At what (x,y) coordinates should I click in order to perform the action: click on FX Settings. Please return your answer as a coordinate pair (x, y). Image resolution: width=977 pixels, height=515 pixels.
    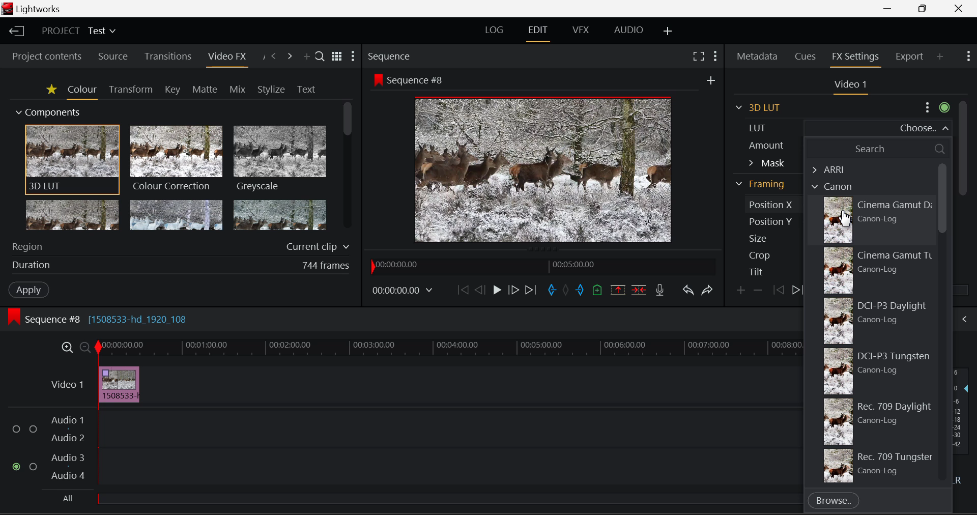
    Looking at the image, I should click on (854, 59).